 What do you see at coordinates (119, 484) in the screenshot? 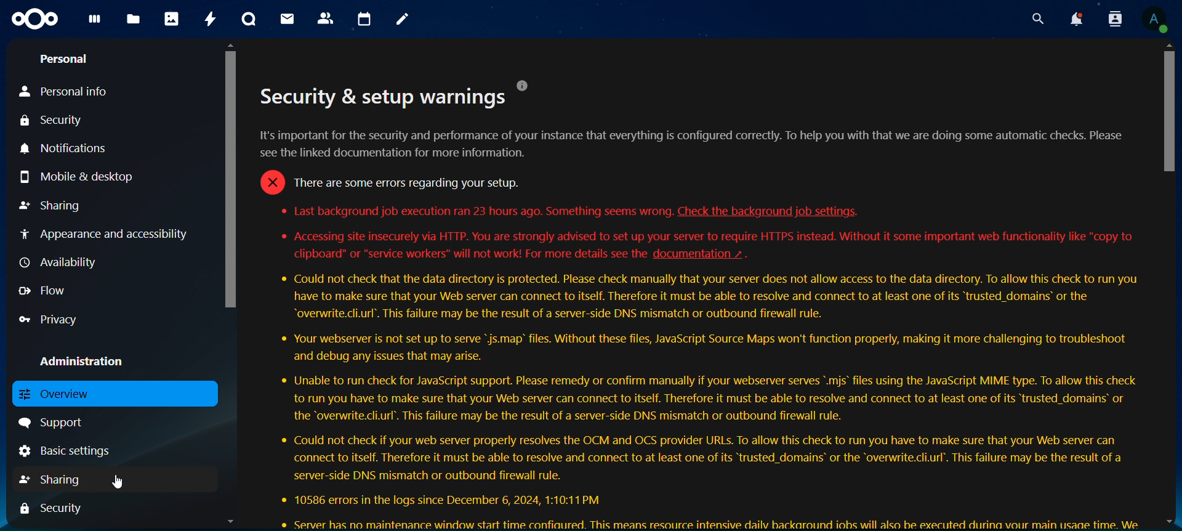
I see `Cursor` at bounding box center [119, 484].